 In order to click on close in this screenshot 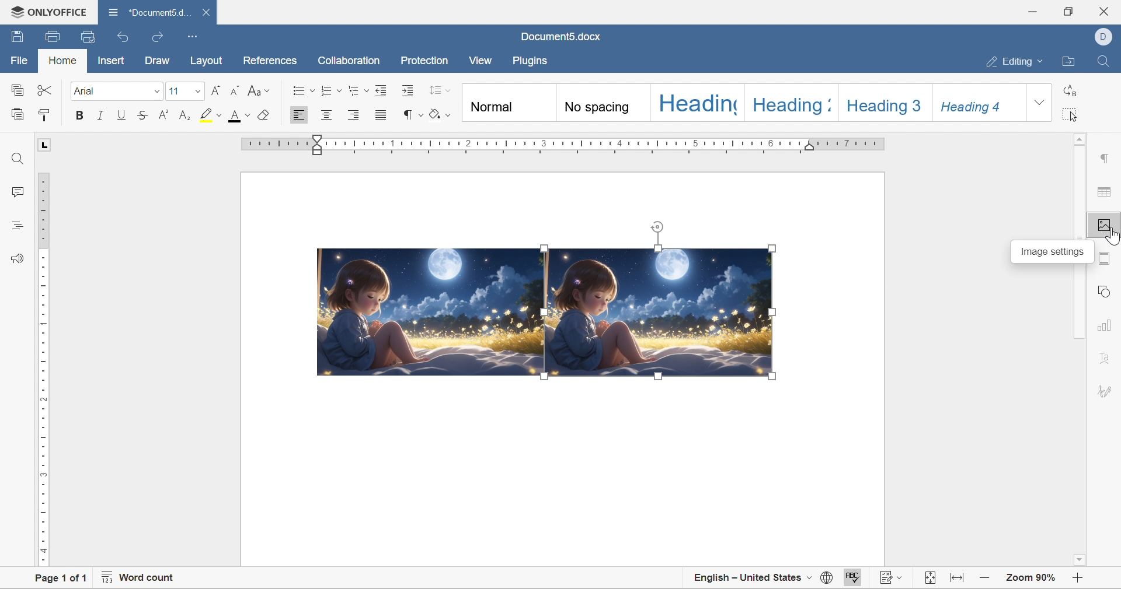, I will do `click(205, 13)`.